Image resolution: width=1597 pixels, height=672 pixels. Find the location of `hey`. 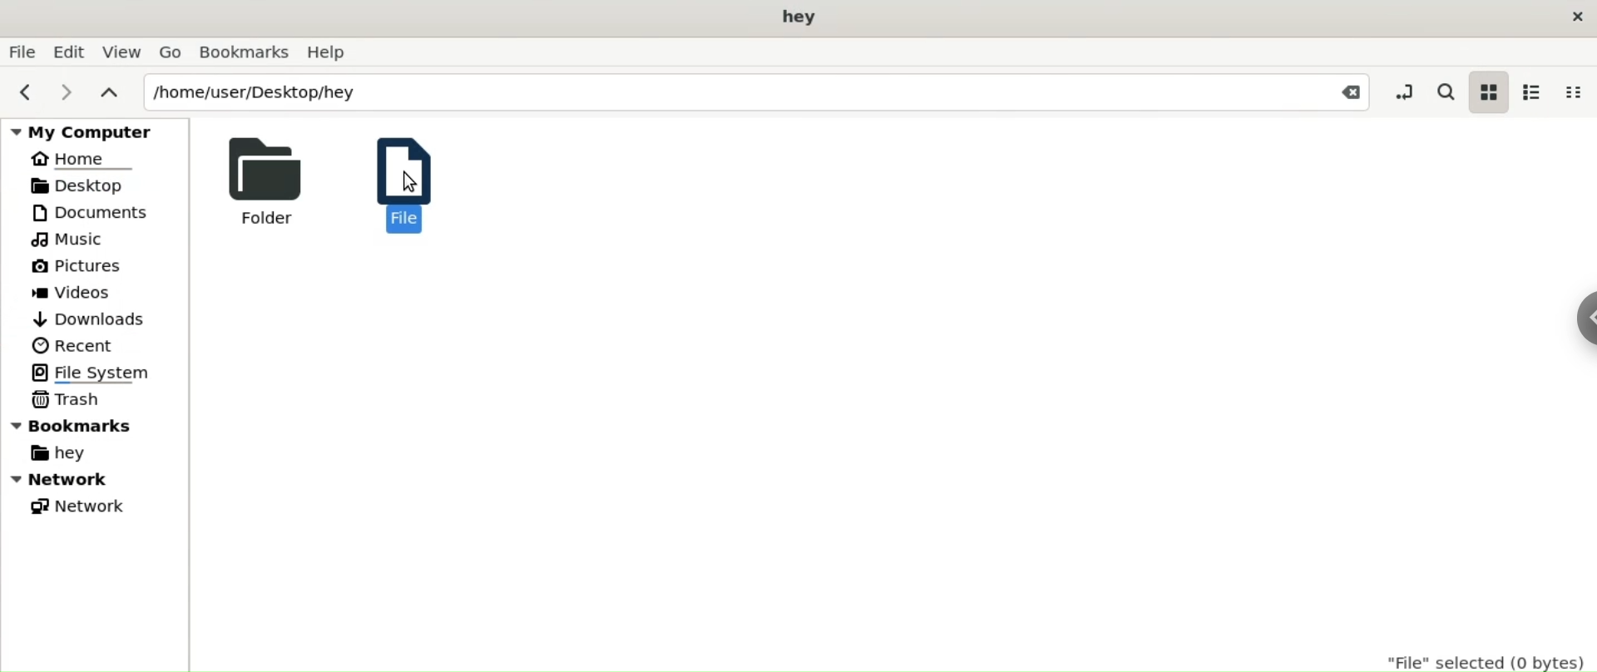

hey is located at coordinates (792, 17).